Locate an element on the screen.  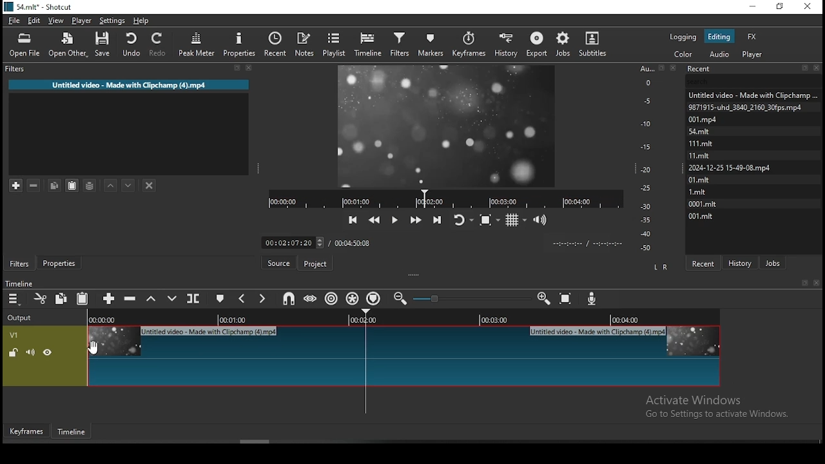
Detach is located at coordinates (662, 68).